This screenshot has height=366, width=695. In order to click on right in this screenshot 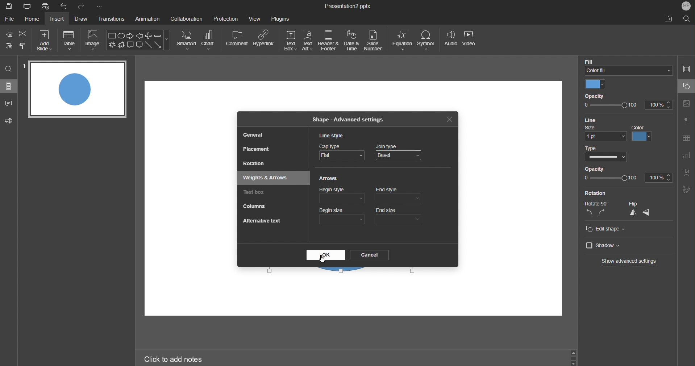, I will do `click(602, 213)`.